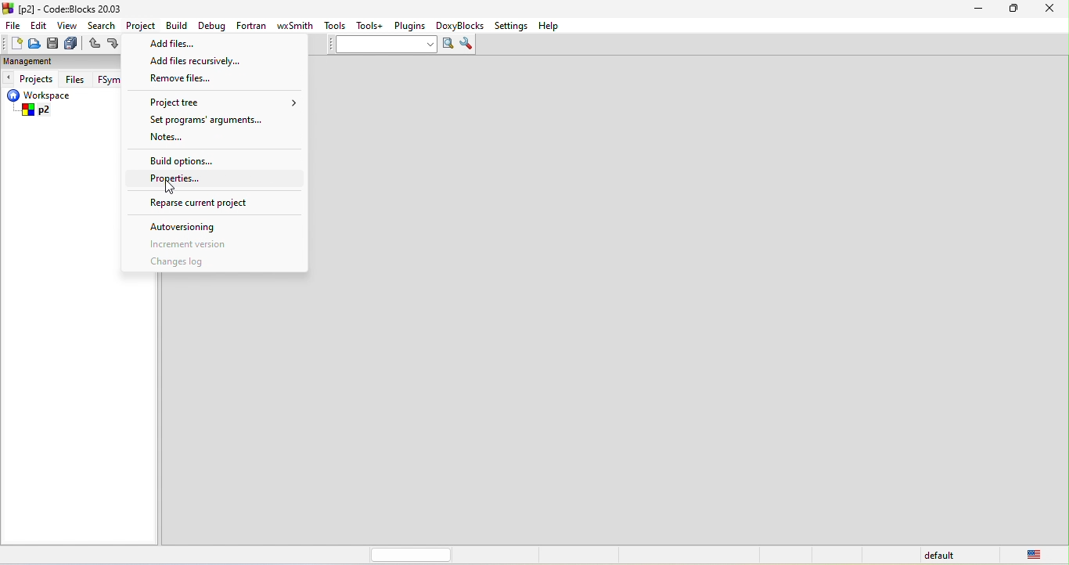 Image resolution: width=1069 pixels, height=565 pixels. What do you see at coordinates (254, 27) in the screenshot?
I see `fortran` at bounding box center [254, 27].